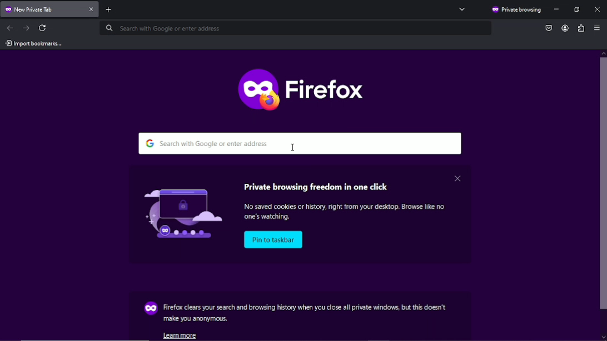 The height and width of the screenshot is (341, 607). Describe the element at coordinates (302, 143) in the screenshot. I see `search with google or enter address` at that location.